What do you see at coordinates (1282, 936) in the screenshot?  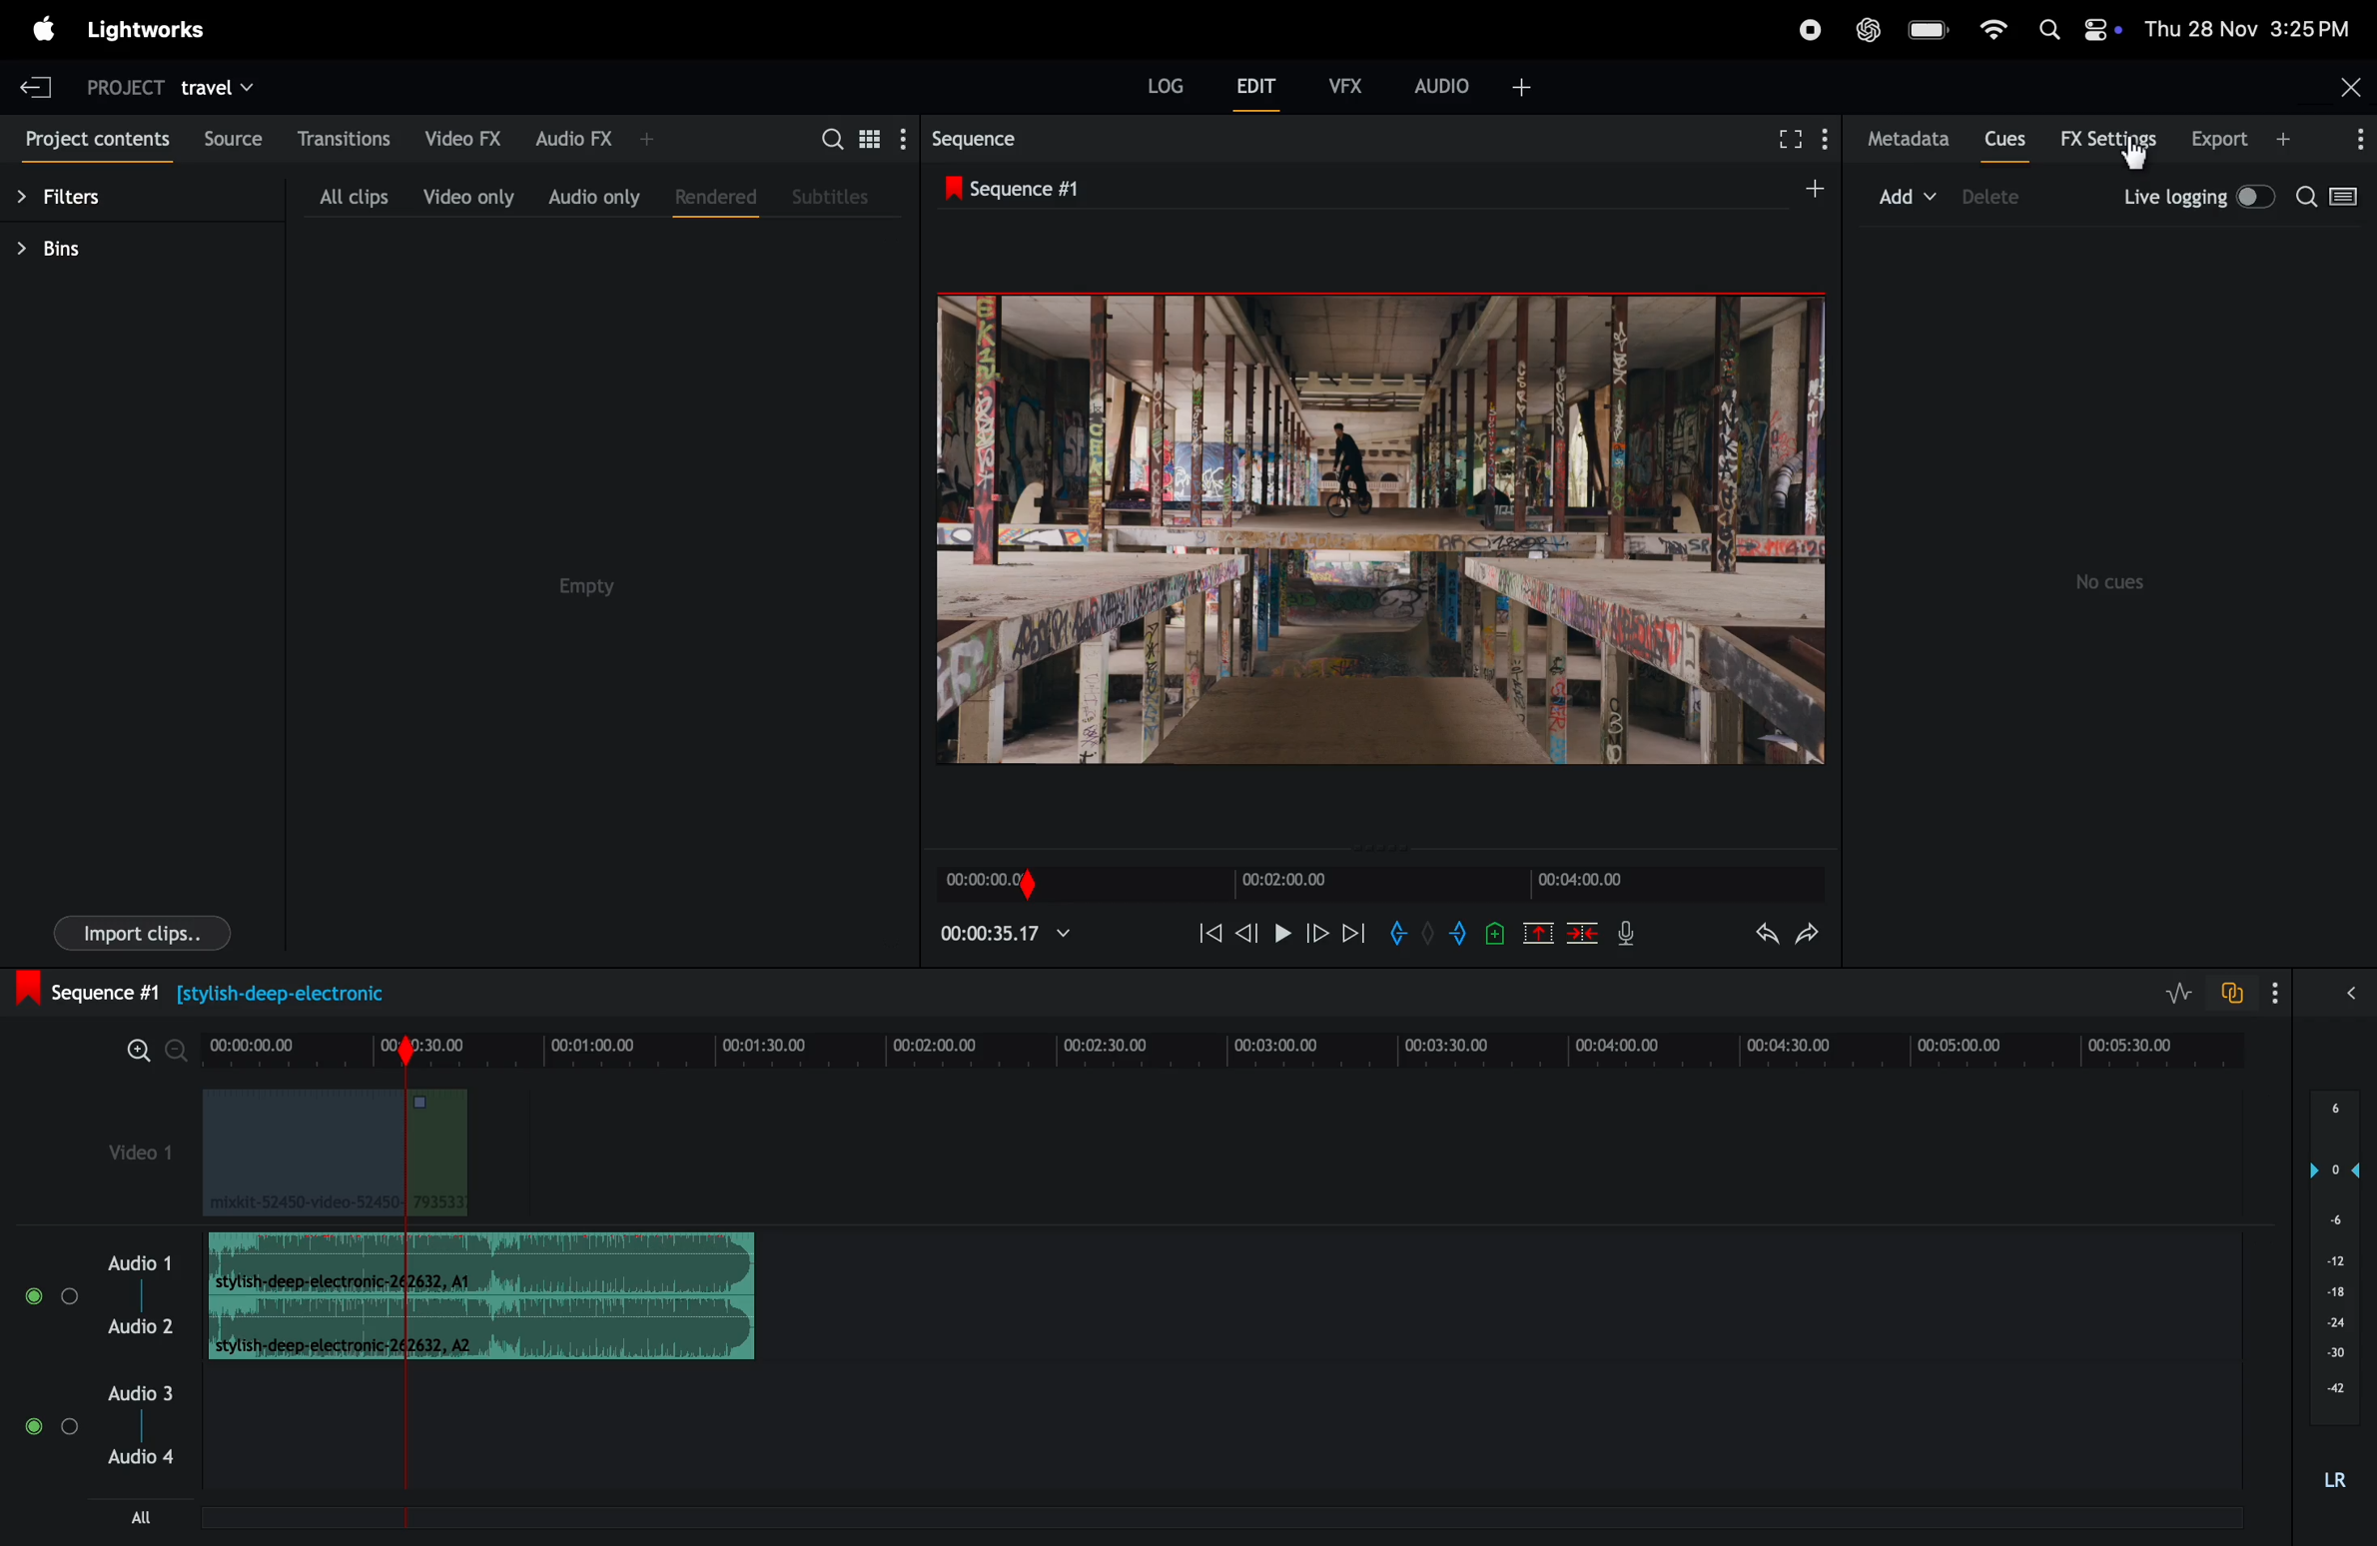 I see `pause ` at bounding box center [1282, 936].